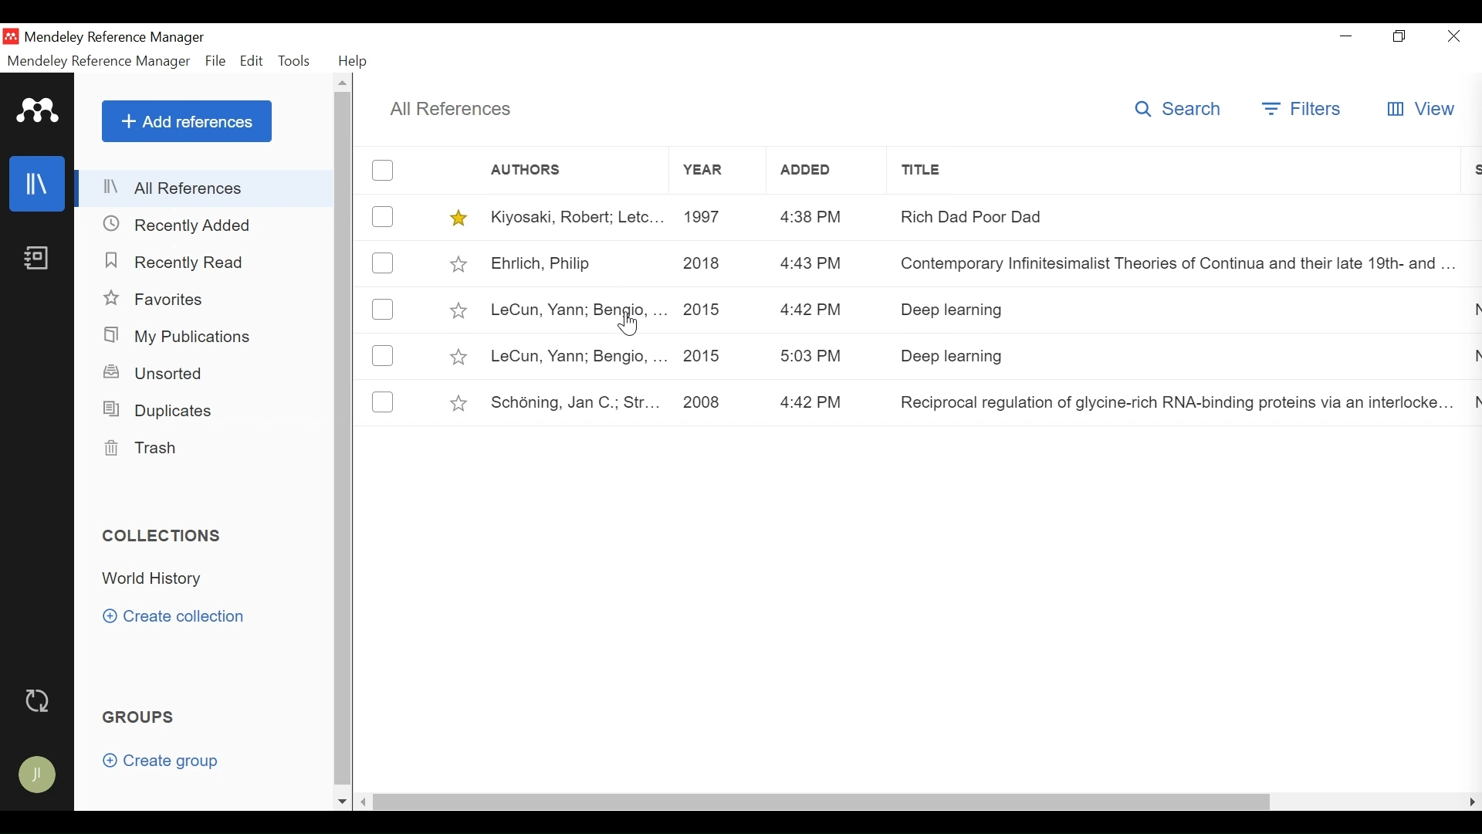  What do you see at coordinates (383, 402) in the screenshot?
I see `(un)select` at bounding box center [383, 402].